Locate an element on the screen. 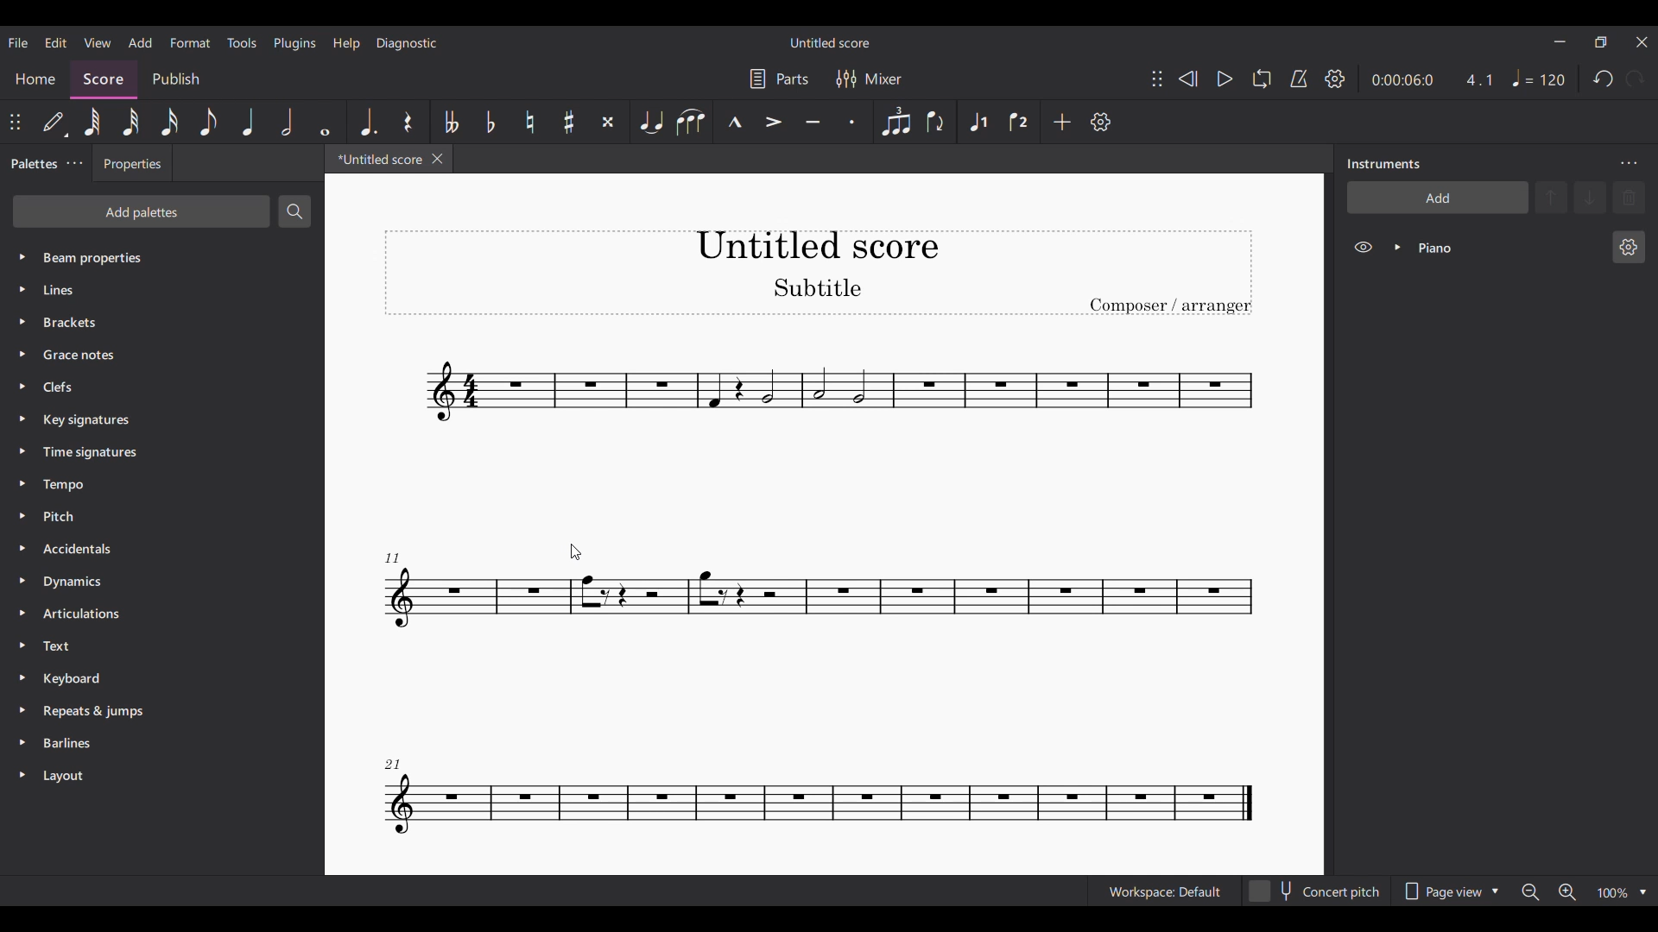 This screenshot has height=932, width=1658. Voice 2 is located at coordinates (1018, 122).